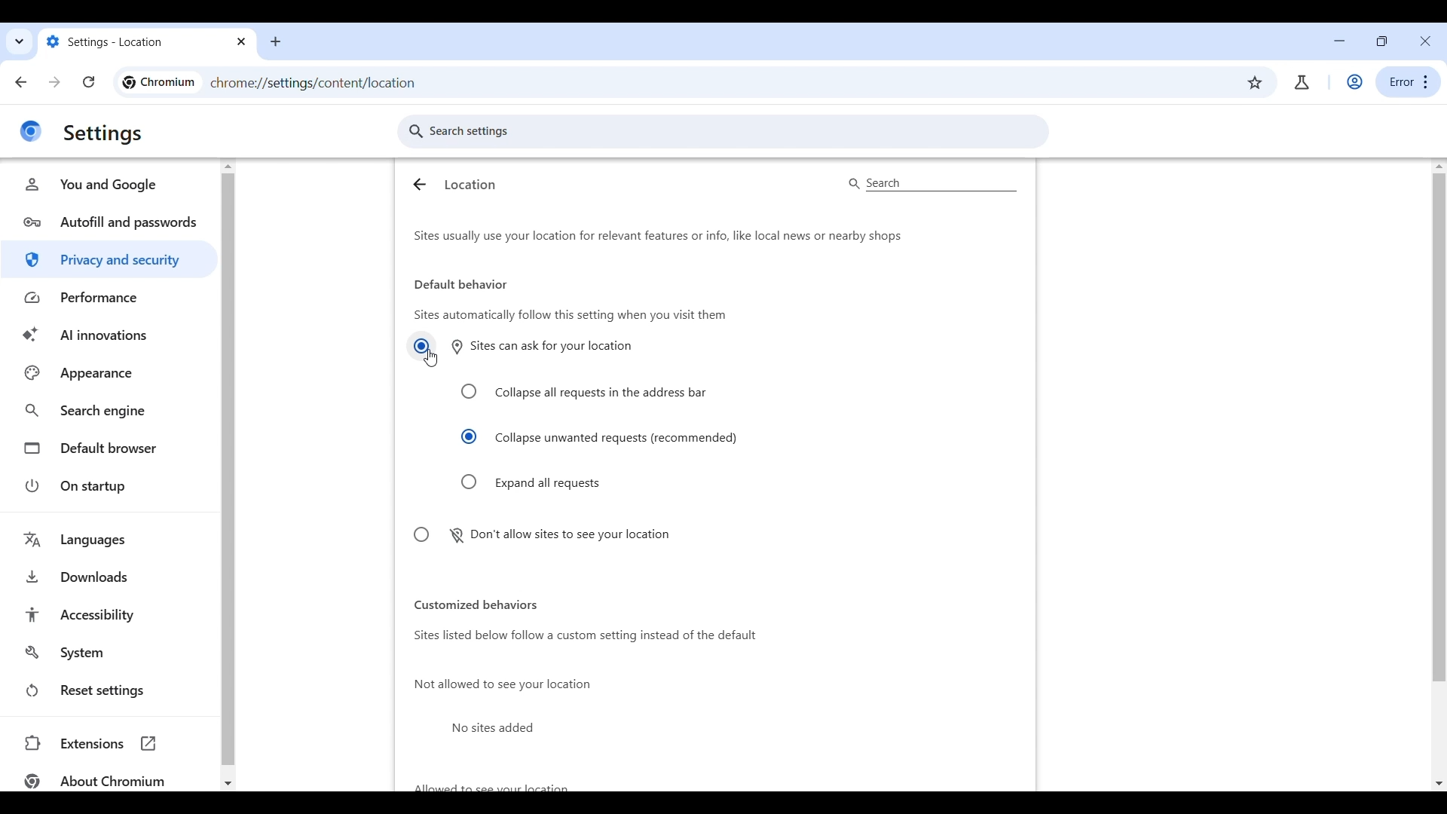 The height and width of the screenshot is (814, 1447). Describe the element at coordinates (583, 392) in the screenshot. I see `Collapse all requests in the address bar` at that location.